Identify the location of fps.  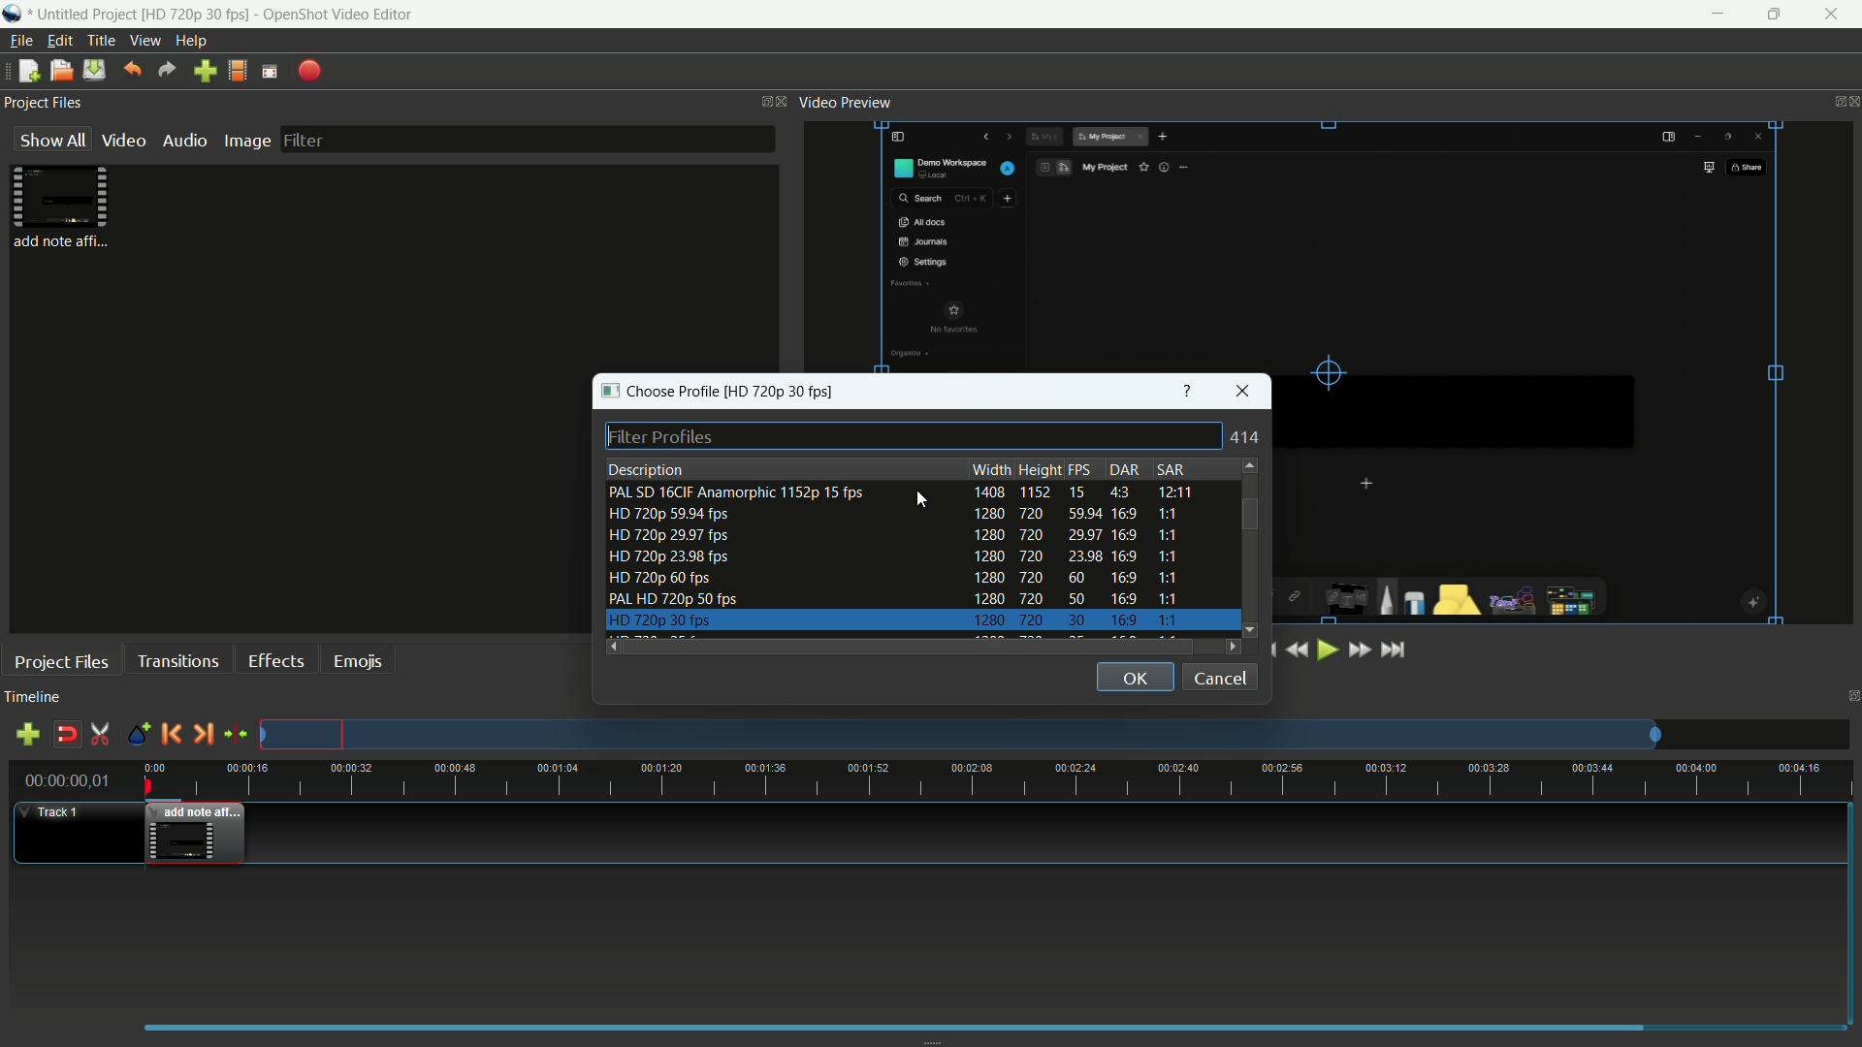
(1081, 471).